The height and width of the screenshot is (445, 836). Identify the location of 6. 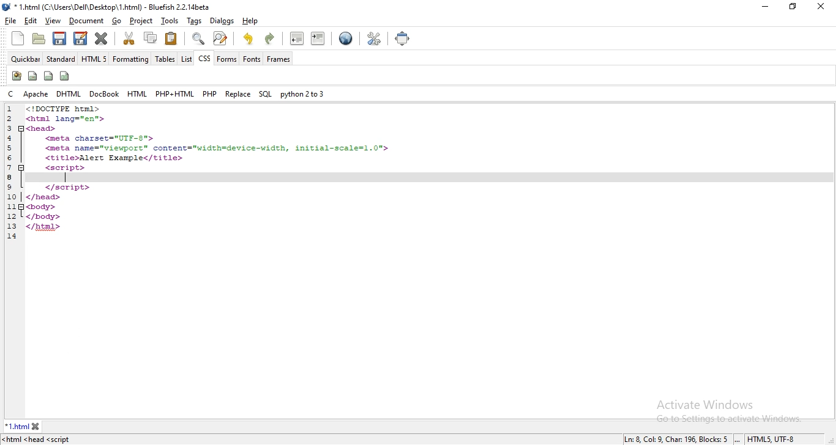
(11, 158).